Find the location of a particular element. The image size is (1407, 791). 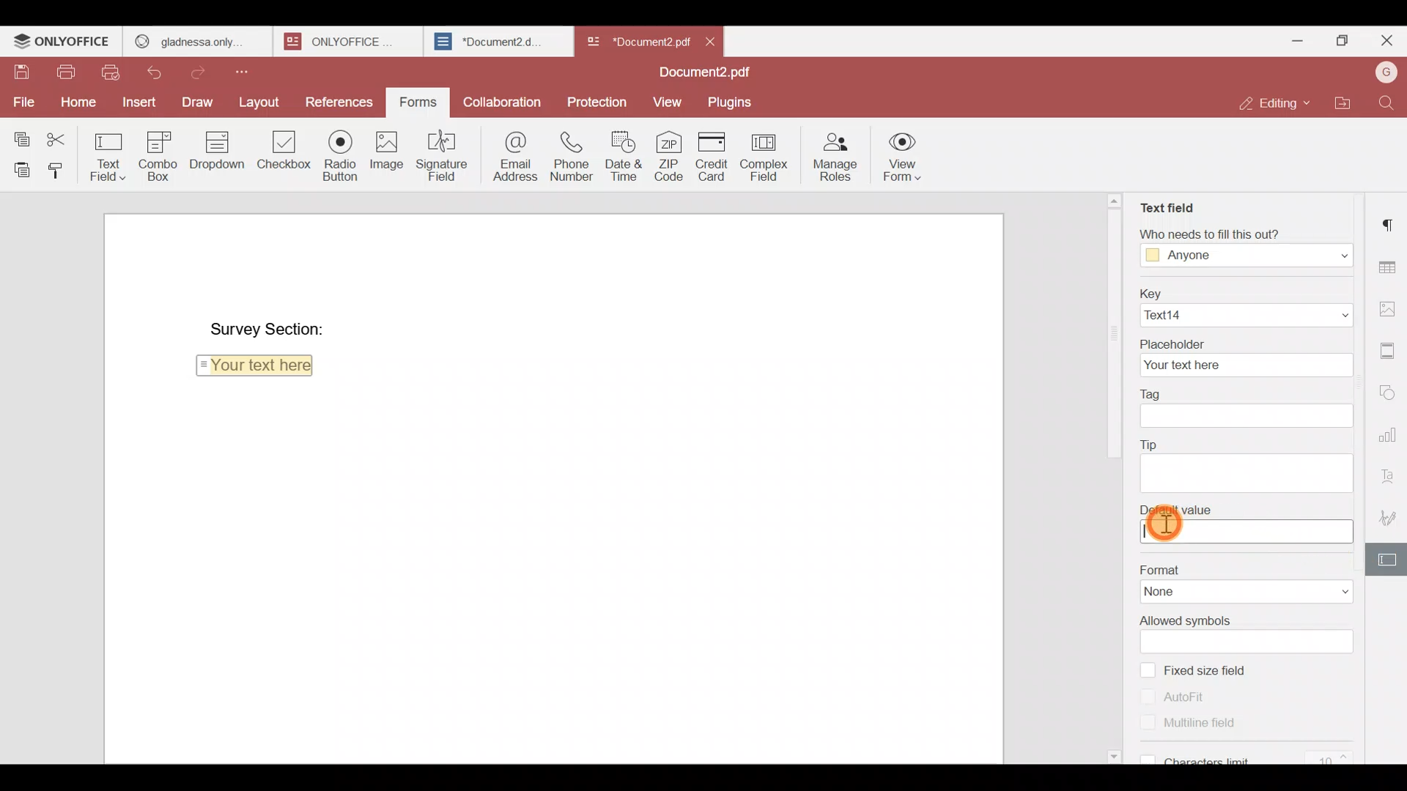

Copy style is located at coordinates (57, 167).